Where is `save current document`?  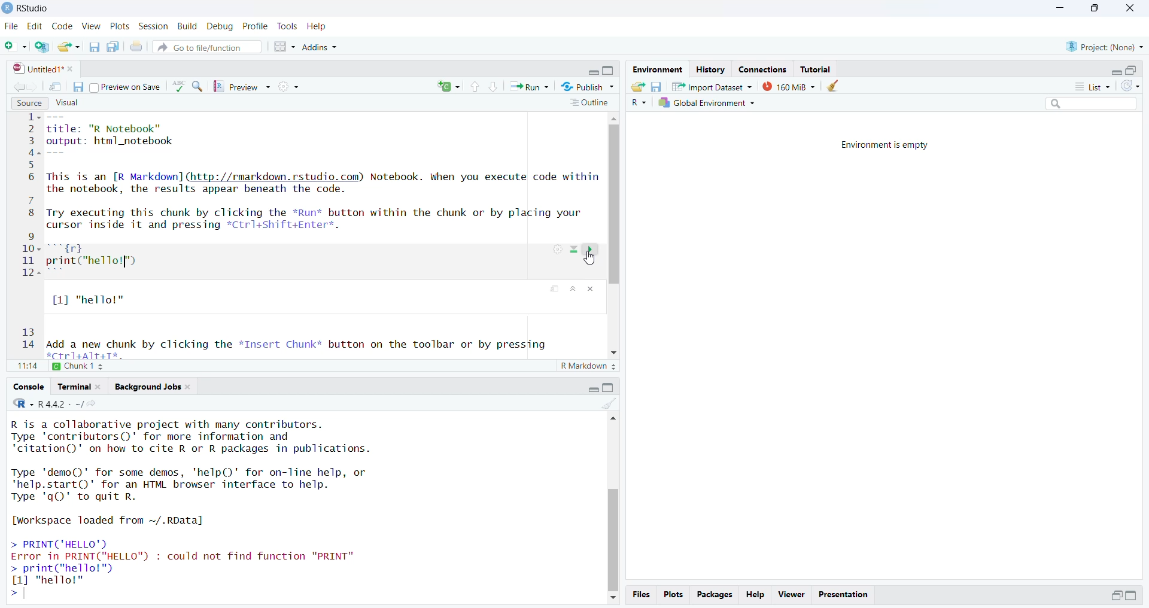 save current document is located at coordinates (78, 86).